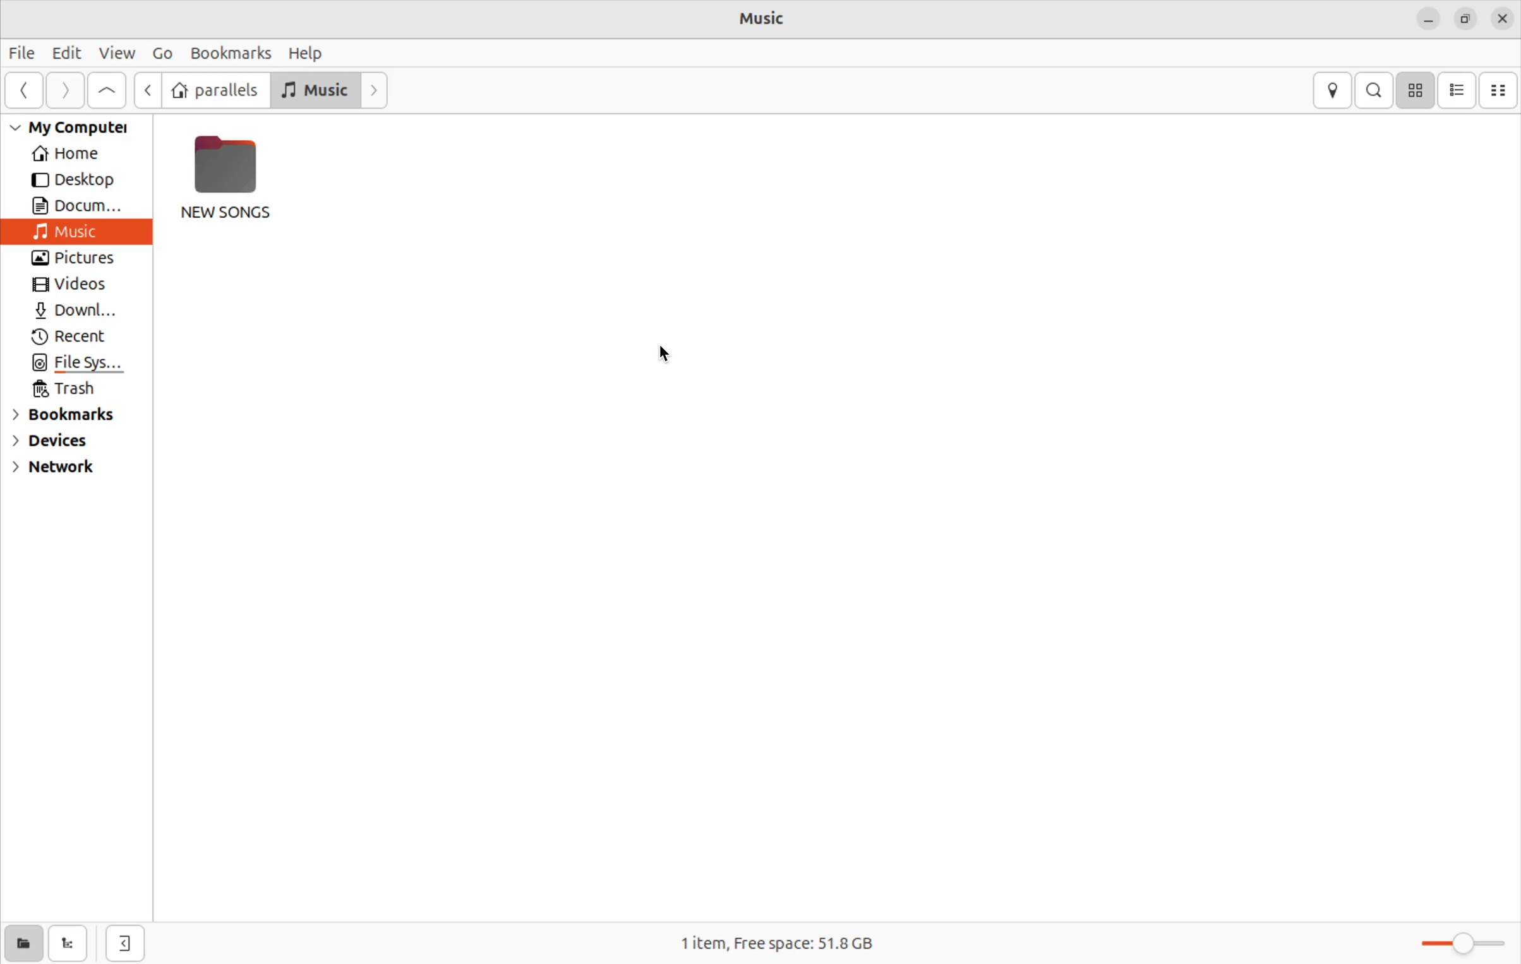 The image size is (1521, 964). I want to click on open side bar, so click(126, 944).